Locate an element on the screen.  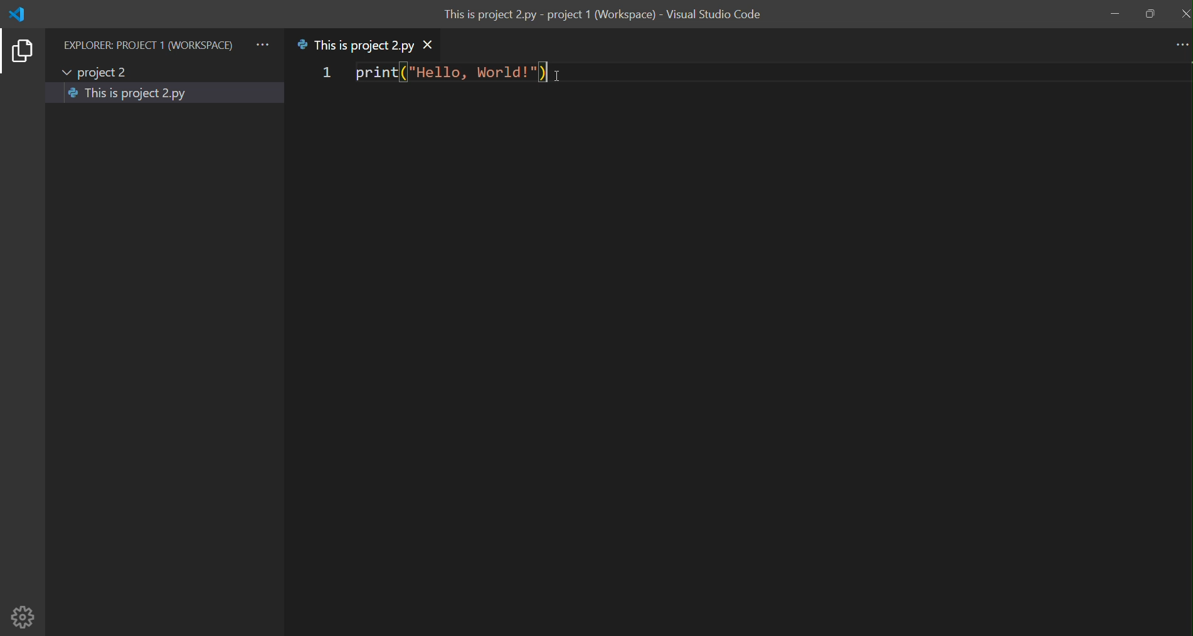
current open file is located at coordinates (166, 93).